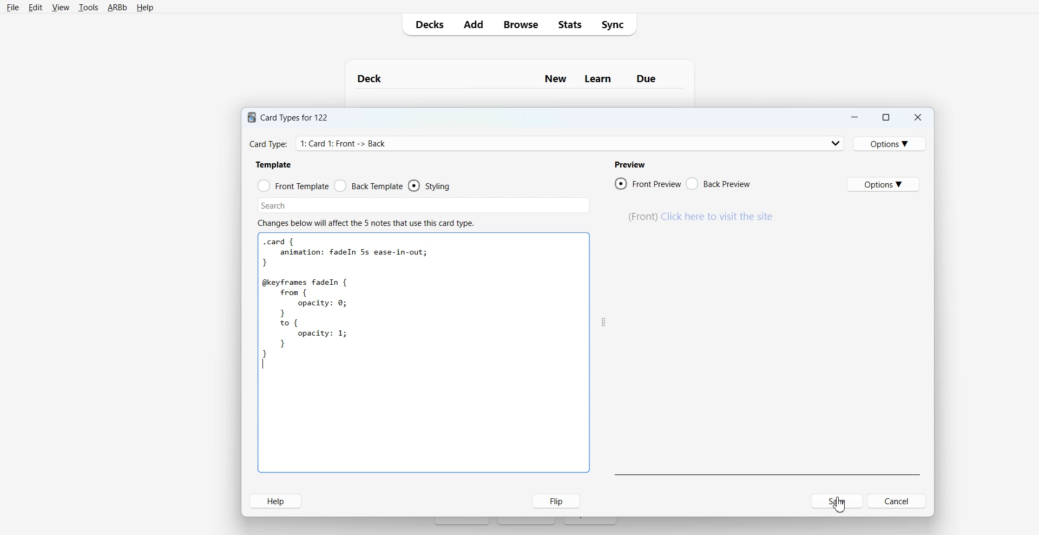 The image size is (1039, 535). I want to click on Cancel, so click(877, 501).